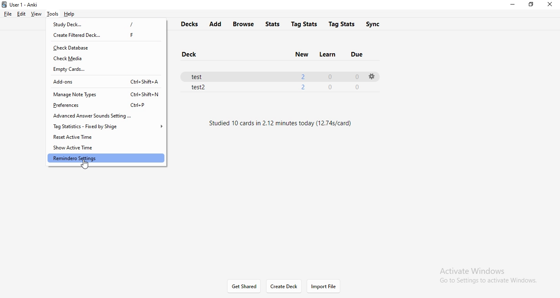 The width and height of the screenshot is (560, 298). What do you see at coordinates (343, 23) in the screenshot?
I see `tags stats` at bounding box center [343, 23].